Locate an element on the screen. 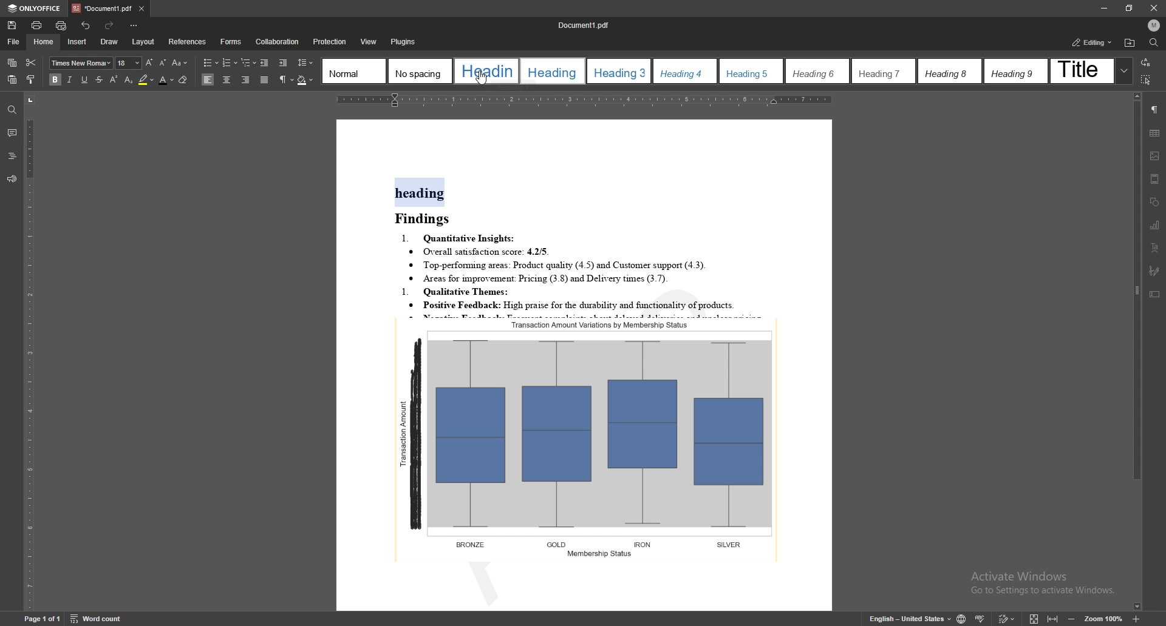 The width and height of the screenshot is (1166, 626). onlyoffice is located at coordinates (35, 9).